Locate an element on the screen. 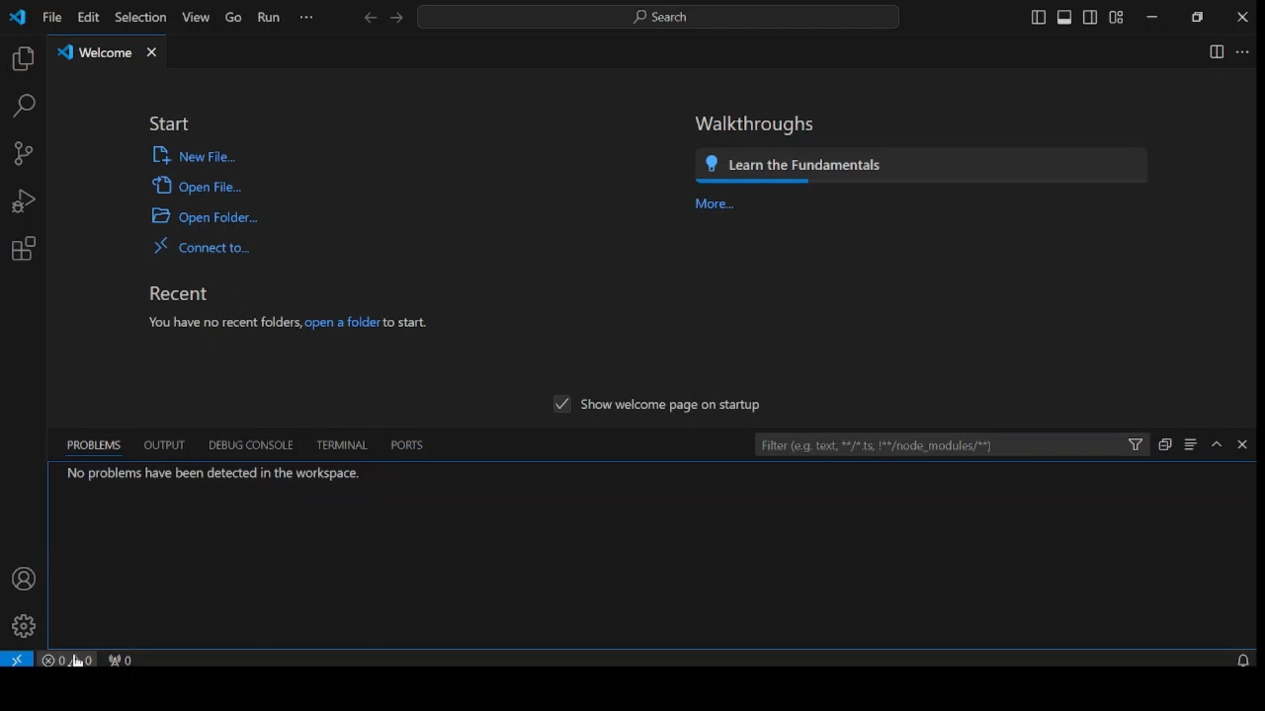 This screenshot has height=711, width=1265. notification is located at coordinates (1243, 659).